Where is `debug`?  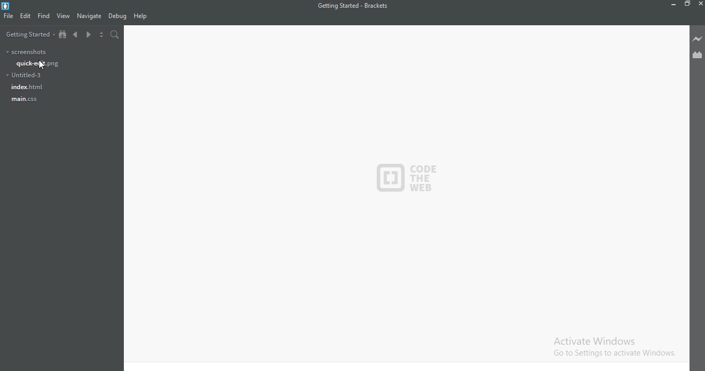
debug is located at coordinates (116, 16).